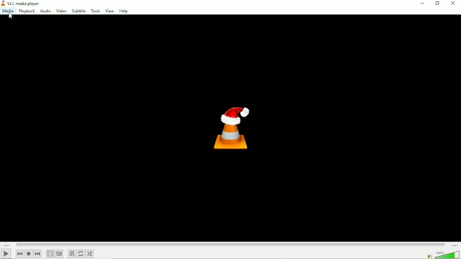 This screenshot has width=461, height=259. What do you see at coordinates (46, 11) in the screenshot?
I see `Audio` at bounding box center [46, 11].